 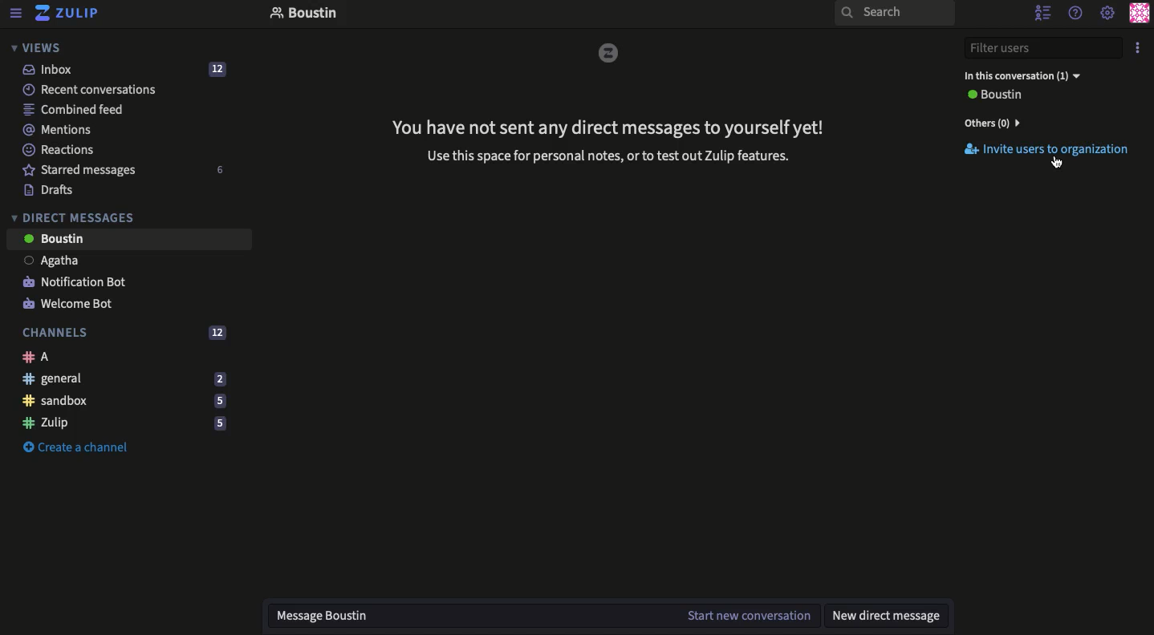 I want to click on Search , so click(x=894, y=13).